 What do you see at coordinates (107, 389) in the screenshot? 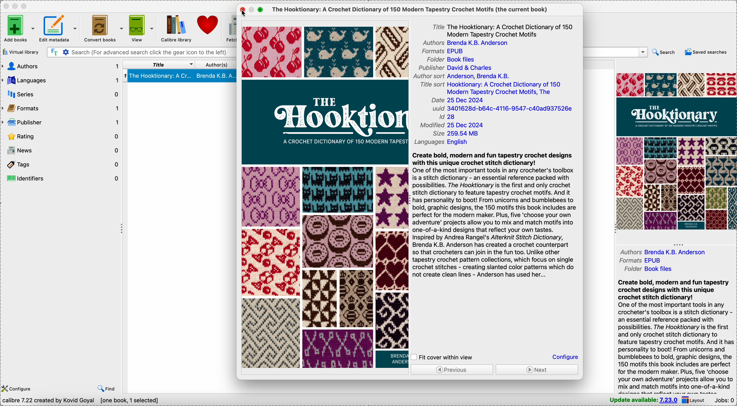
I see `find` at bounding box center [107, 389].